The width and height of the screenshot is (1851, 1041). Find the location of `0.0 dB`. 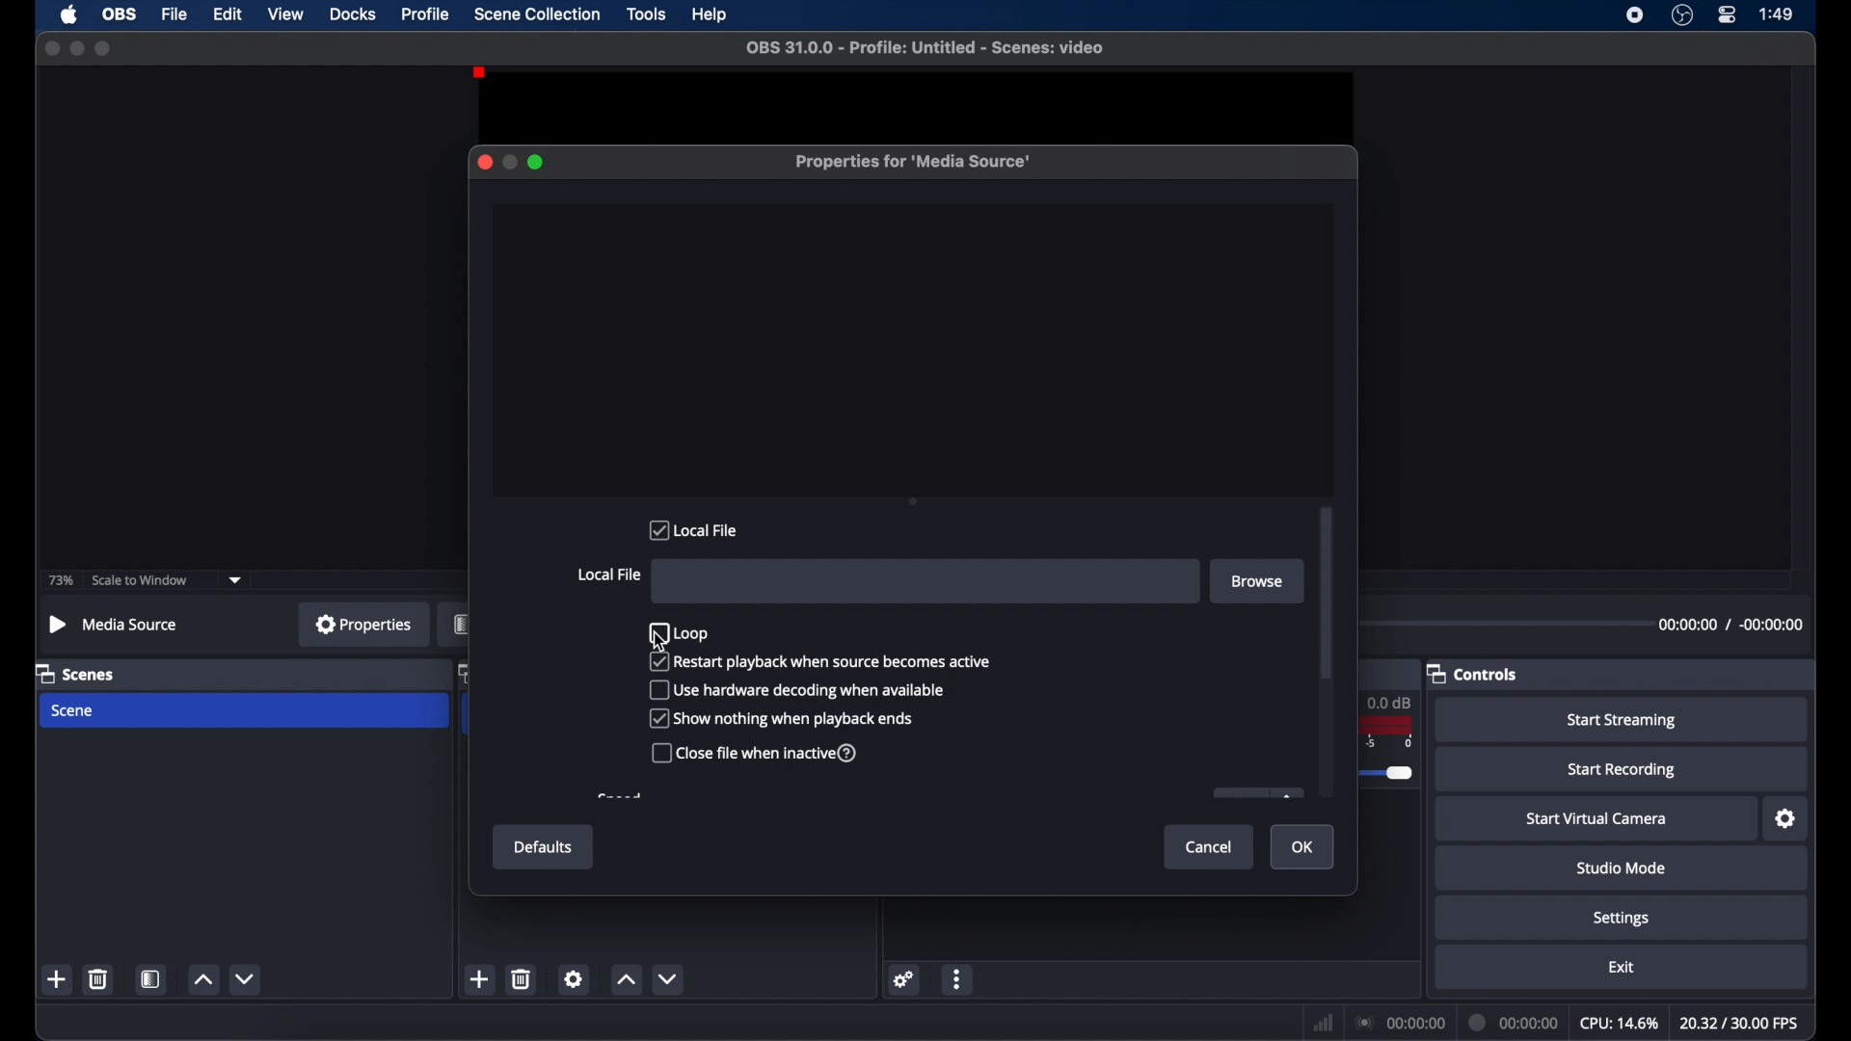

0.0 dB is located at coordinates (1395, 701).